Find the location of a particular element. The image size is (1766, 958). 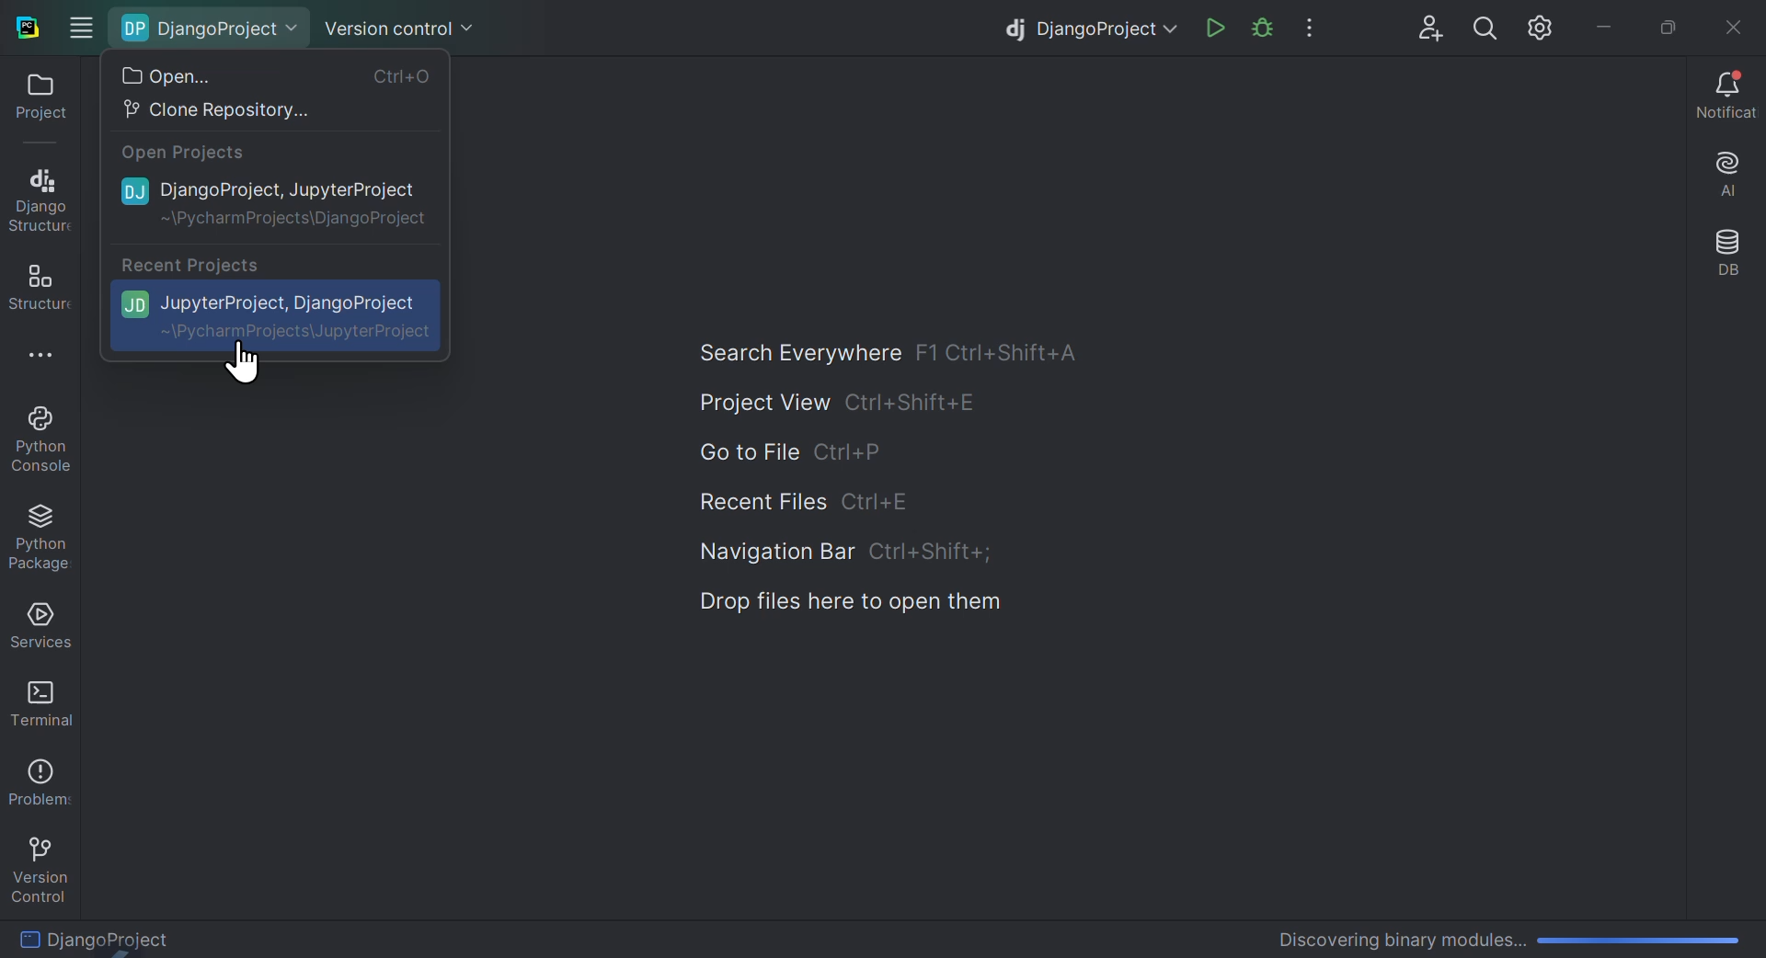

structure is located at coordinates (35, 287).